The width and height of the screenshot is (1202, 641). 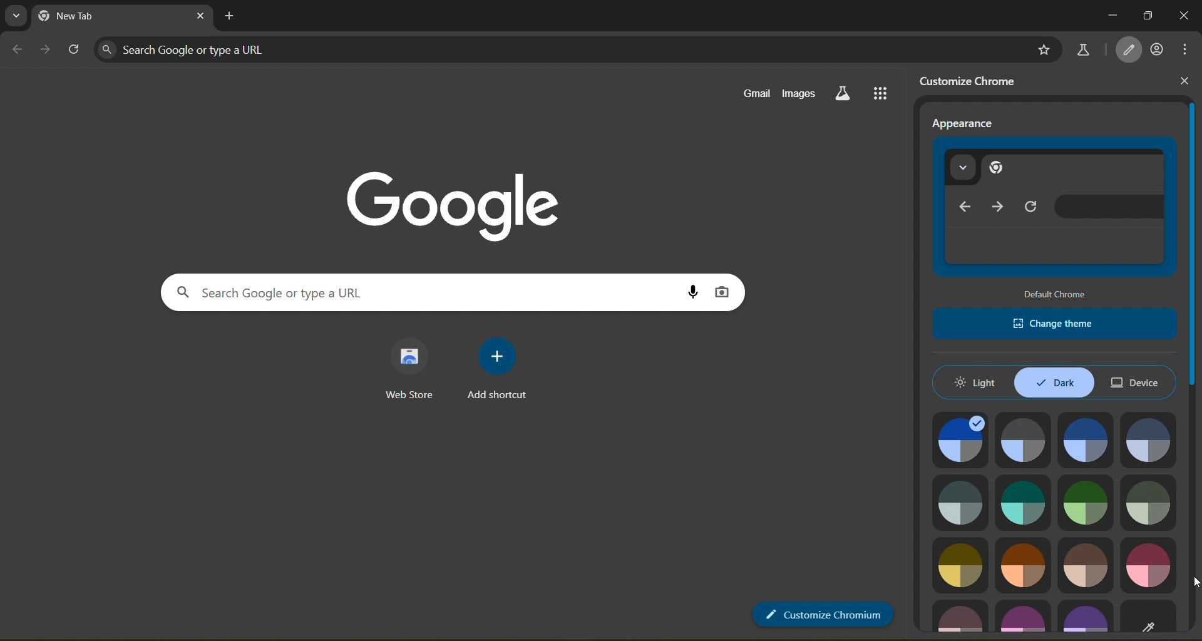 I want to click on search panel, so click(x=371, y=289).